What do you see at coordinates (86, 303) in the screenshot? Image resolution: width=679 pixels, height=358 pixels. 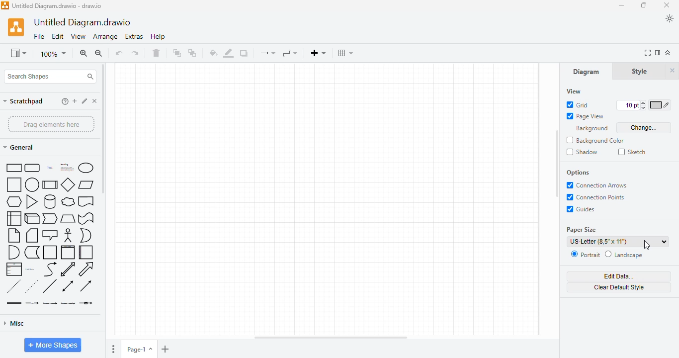 I see `connector with symbol` at bounding box center [86, 303].